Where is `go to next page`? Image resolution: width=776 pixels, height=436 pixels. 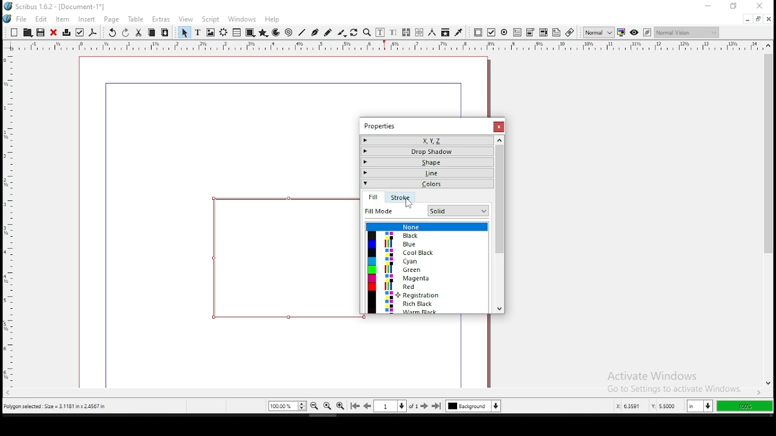 go to next page is located at coordinates (426, 406).